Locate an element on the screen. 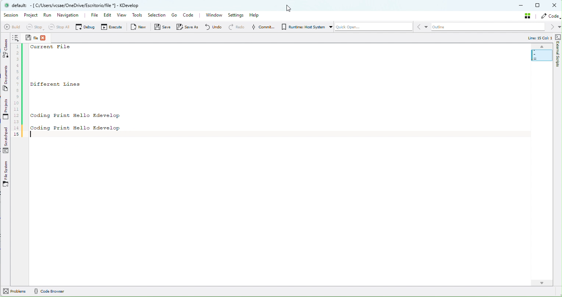 The image size is (562, 297). Commit is located at coordinates (262, 27).